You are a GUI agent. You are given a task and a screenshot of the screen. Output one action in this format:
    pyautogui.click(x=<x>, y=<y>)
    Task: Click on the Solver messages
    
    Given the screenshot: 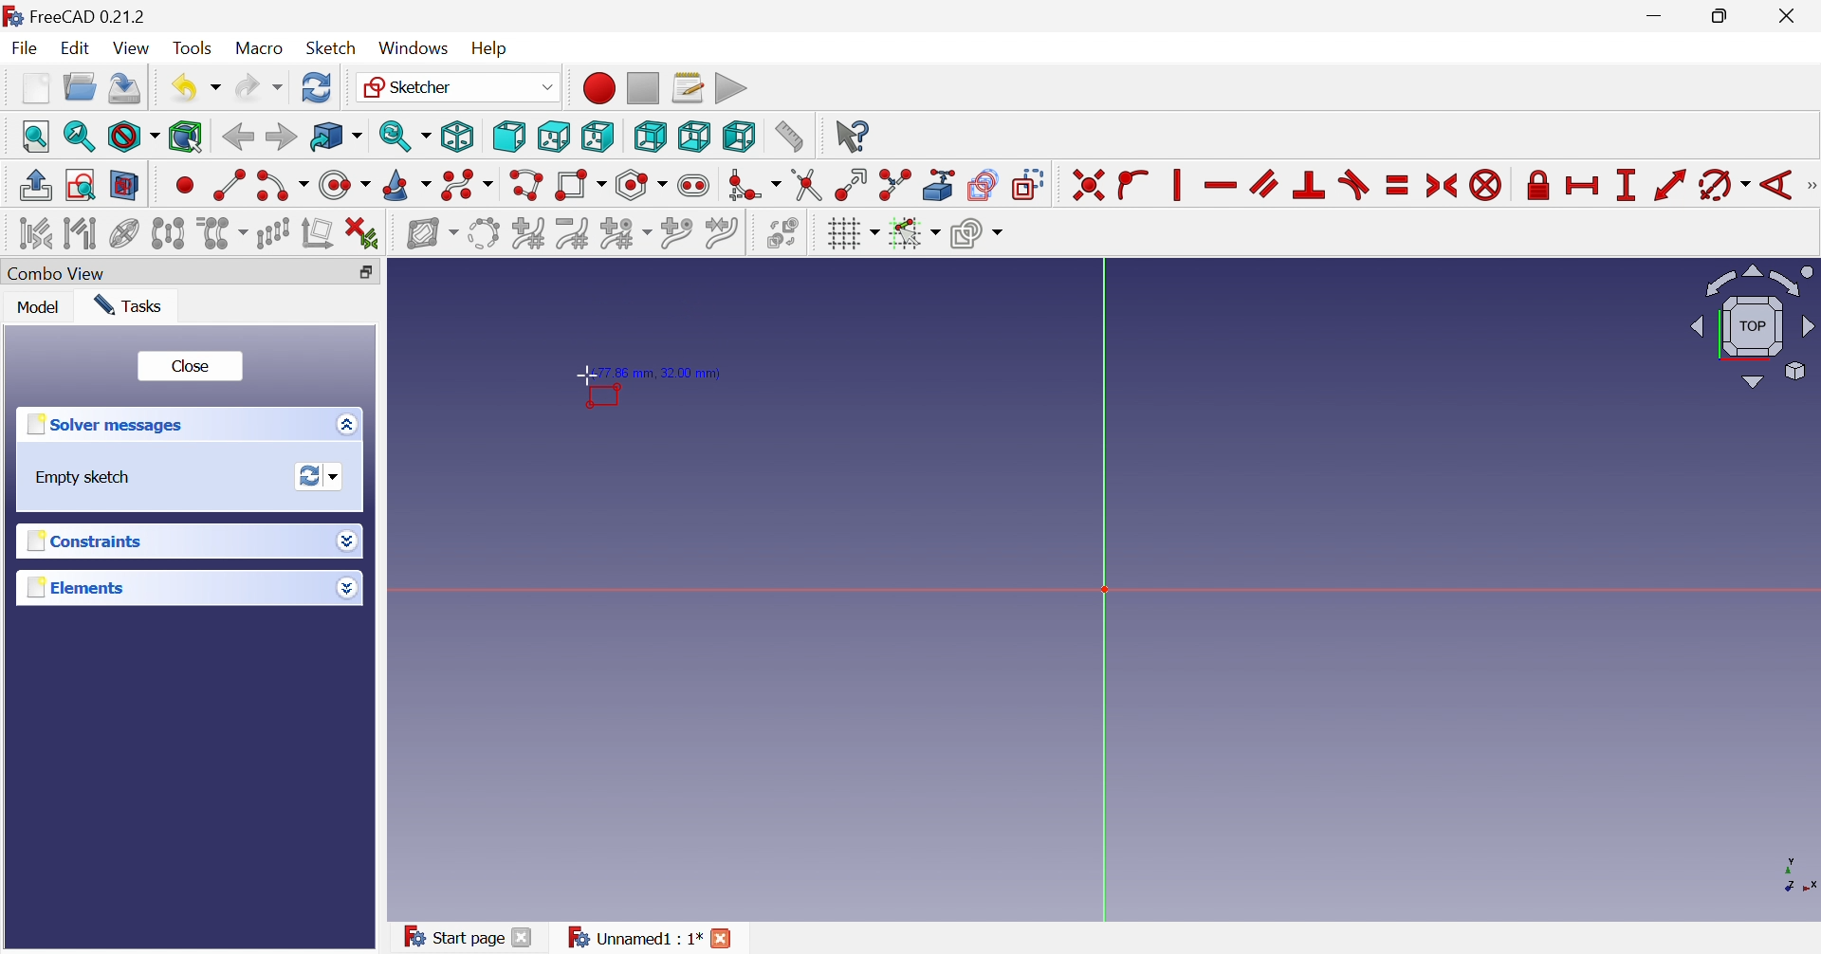 What is the action you would take?
    pyautogui.click(x=102, y=425)
    